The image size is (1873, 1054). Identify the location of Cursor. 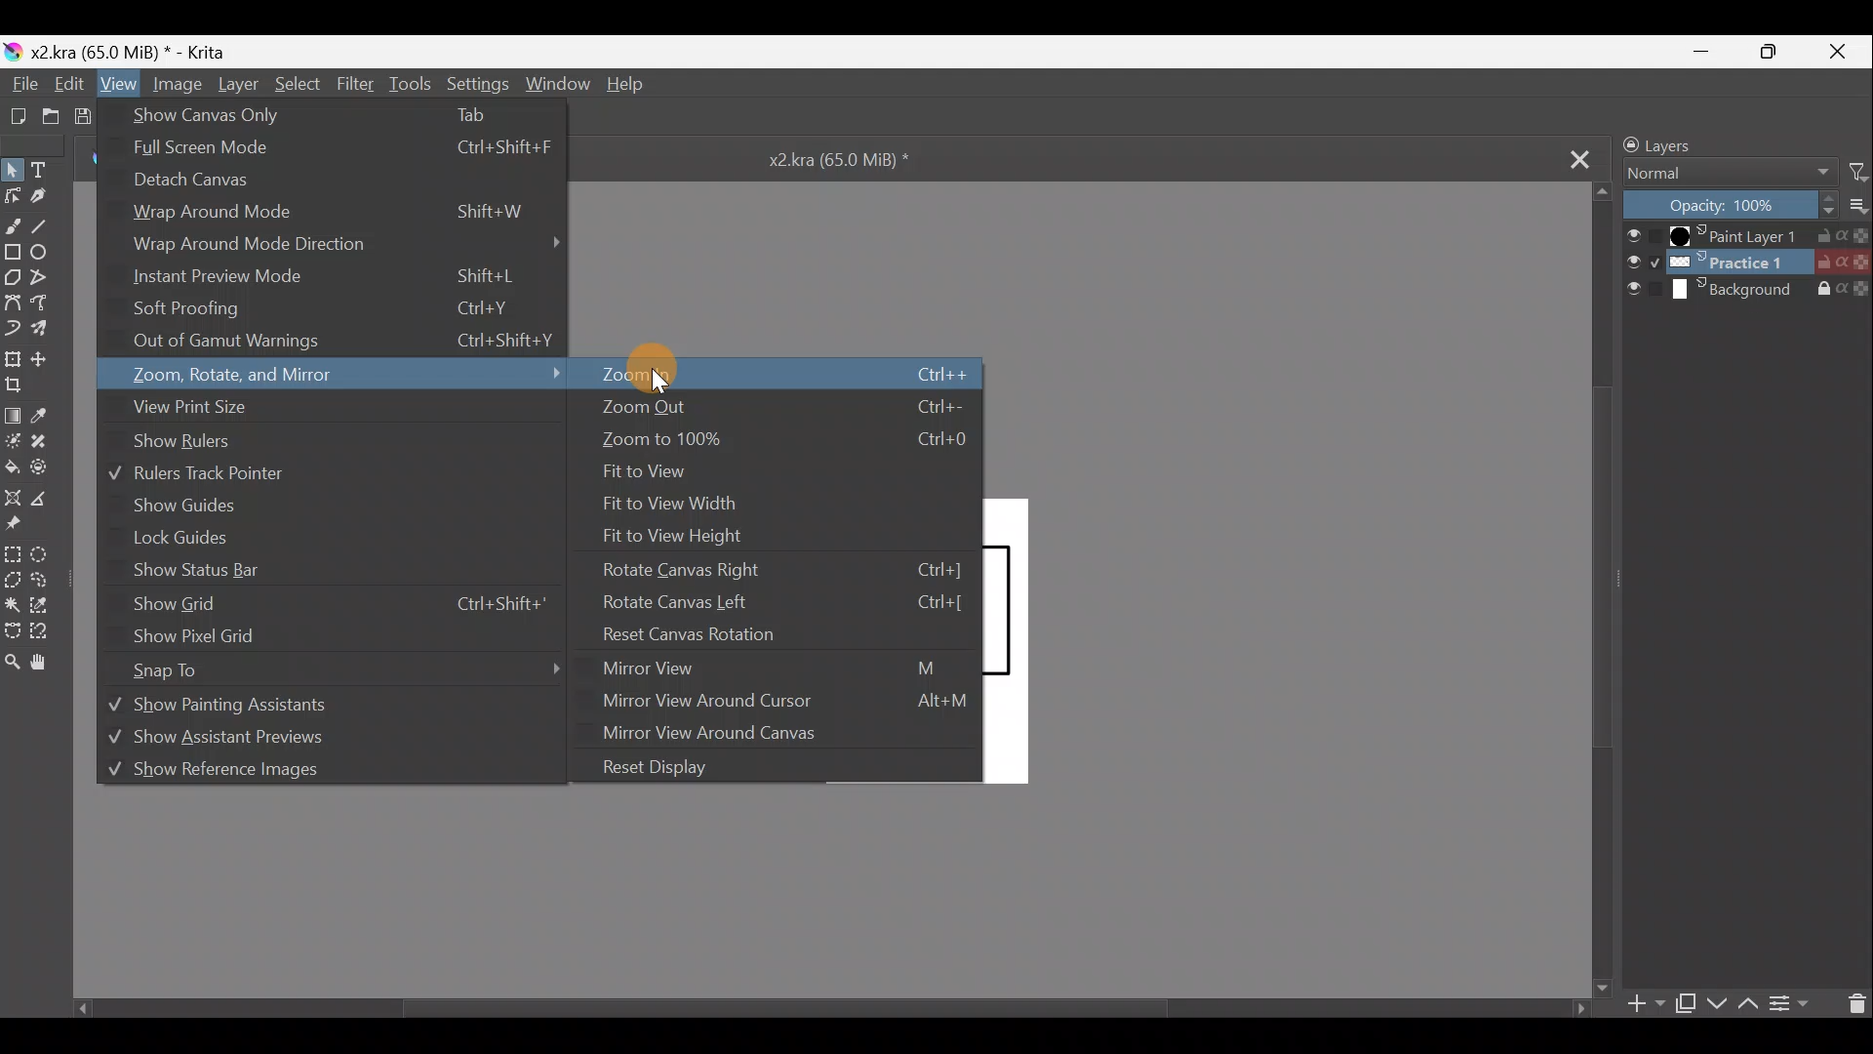
(665, 374).